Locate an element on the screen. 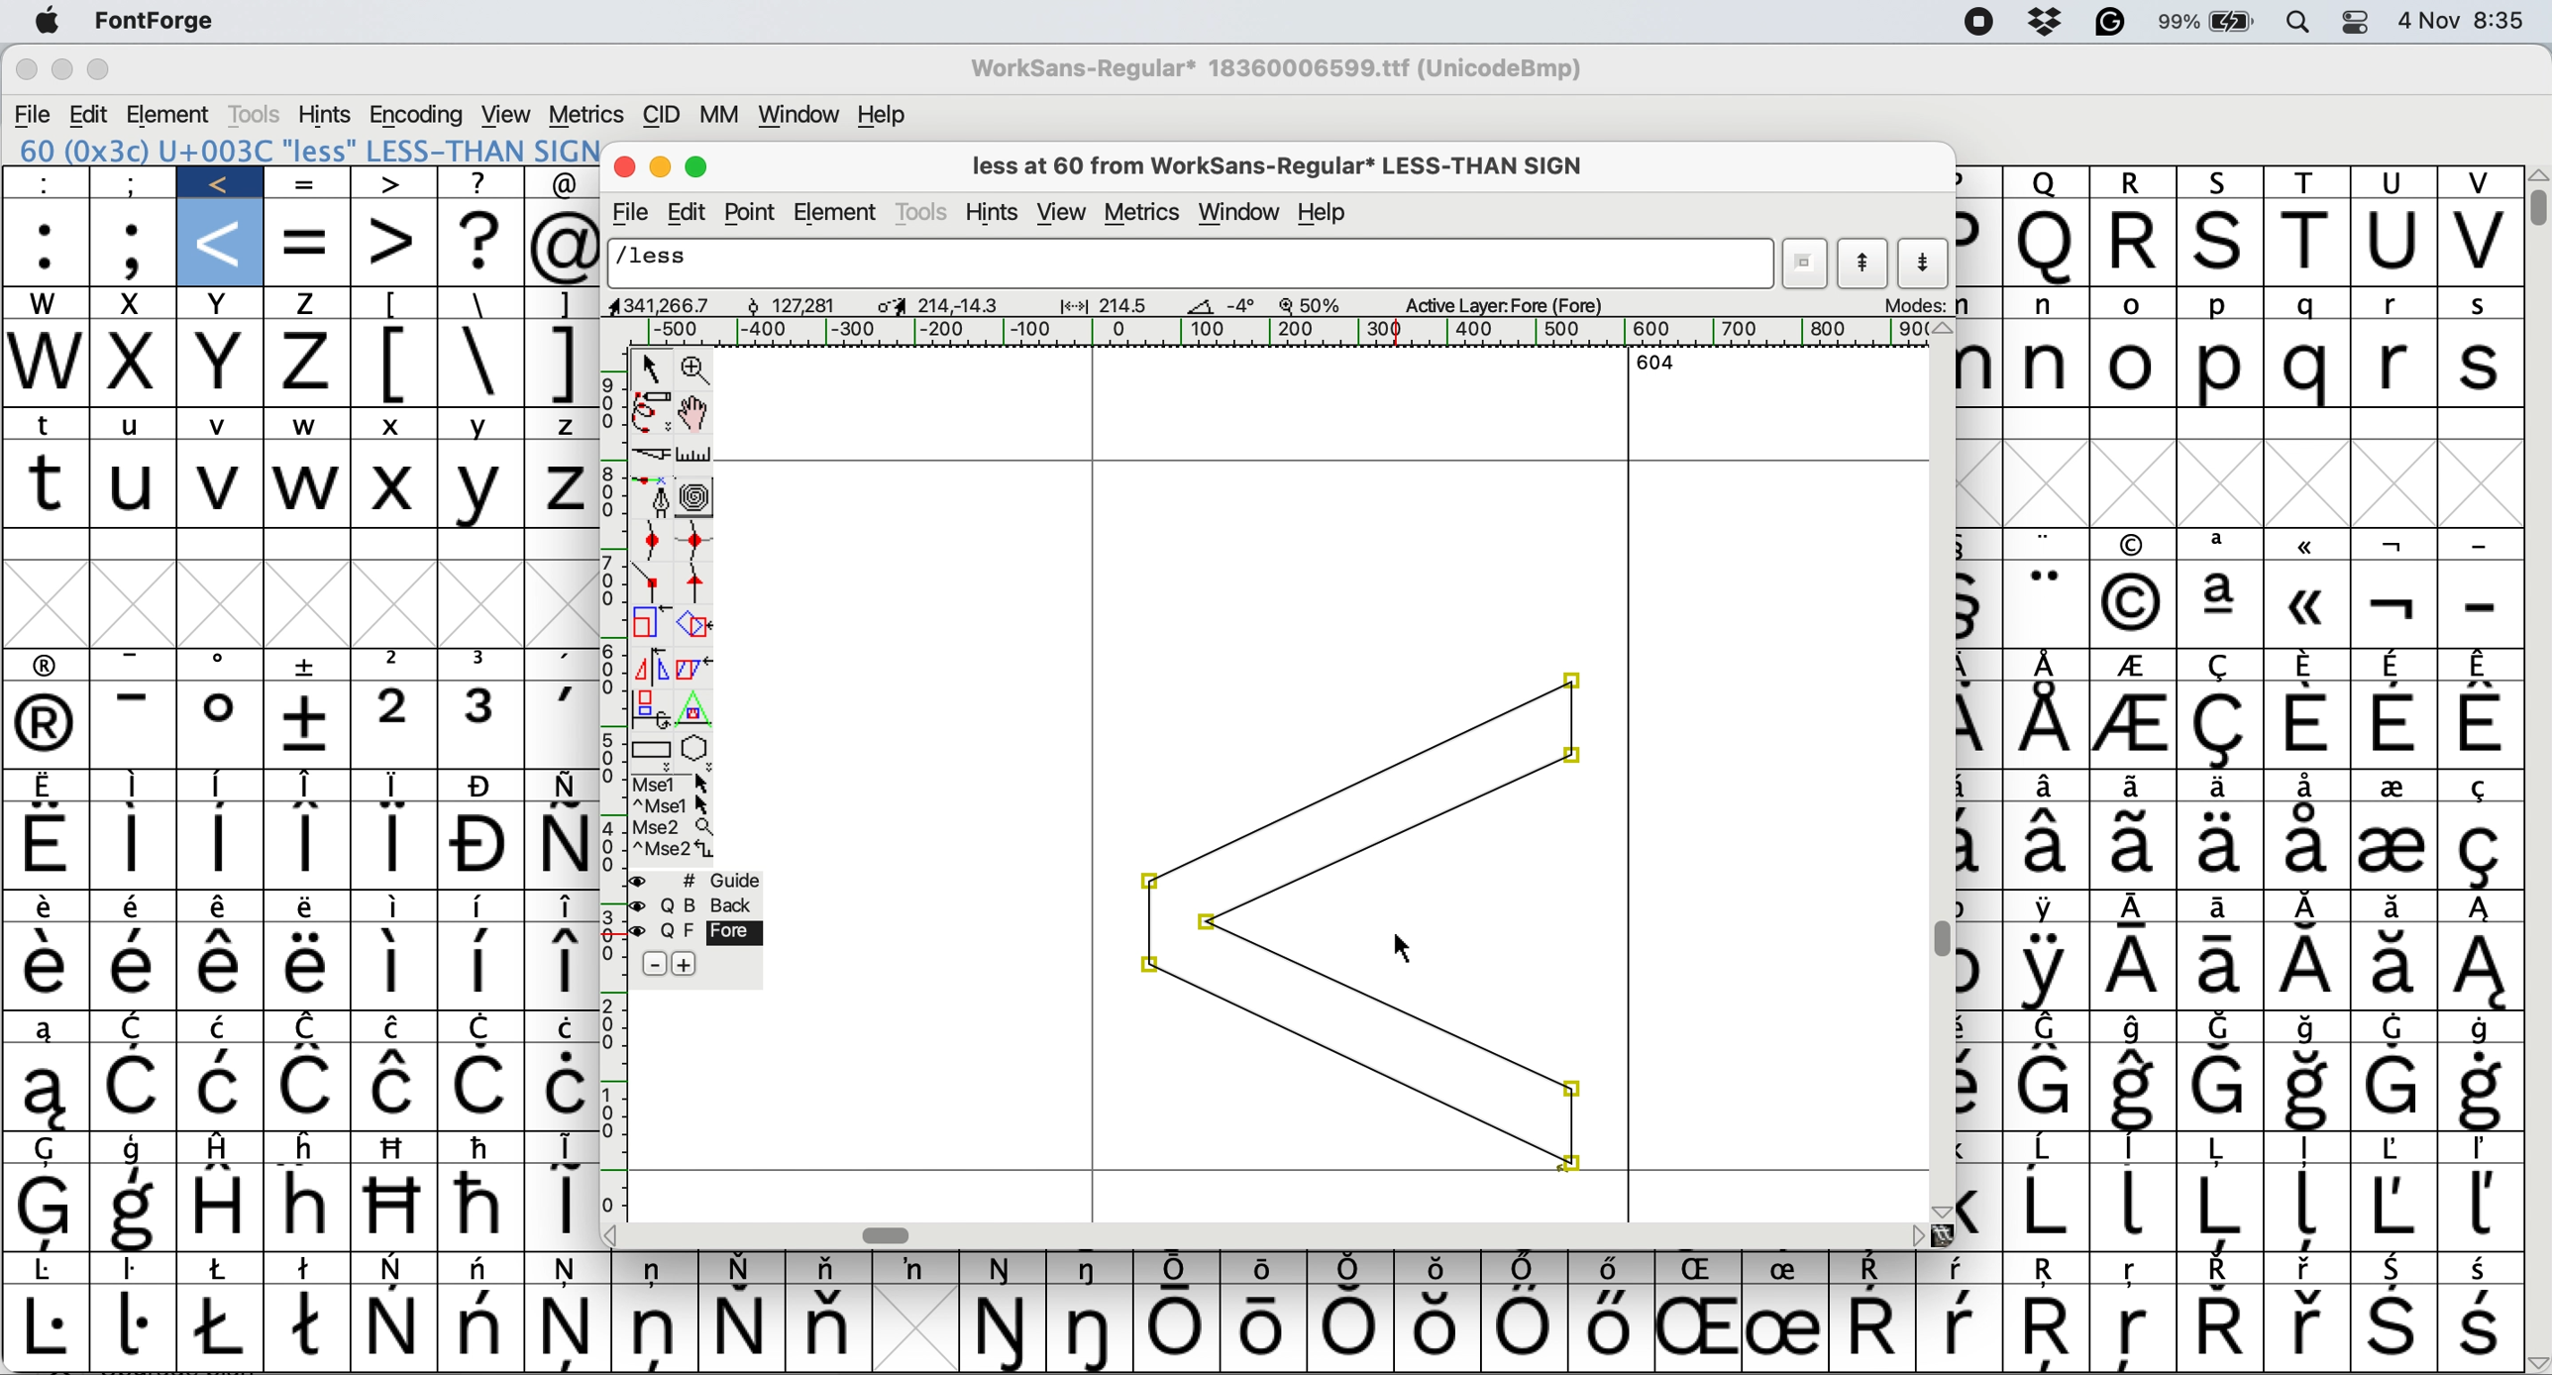  Symbol is located at coordinates (483, 1147).